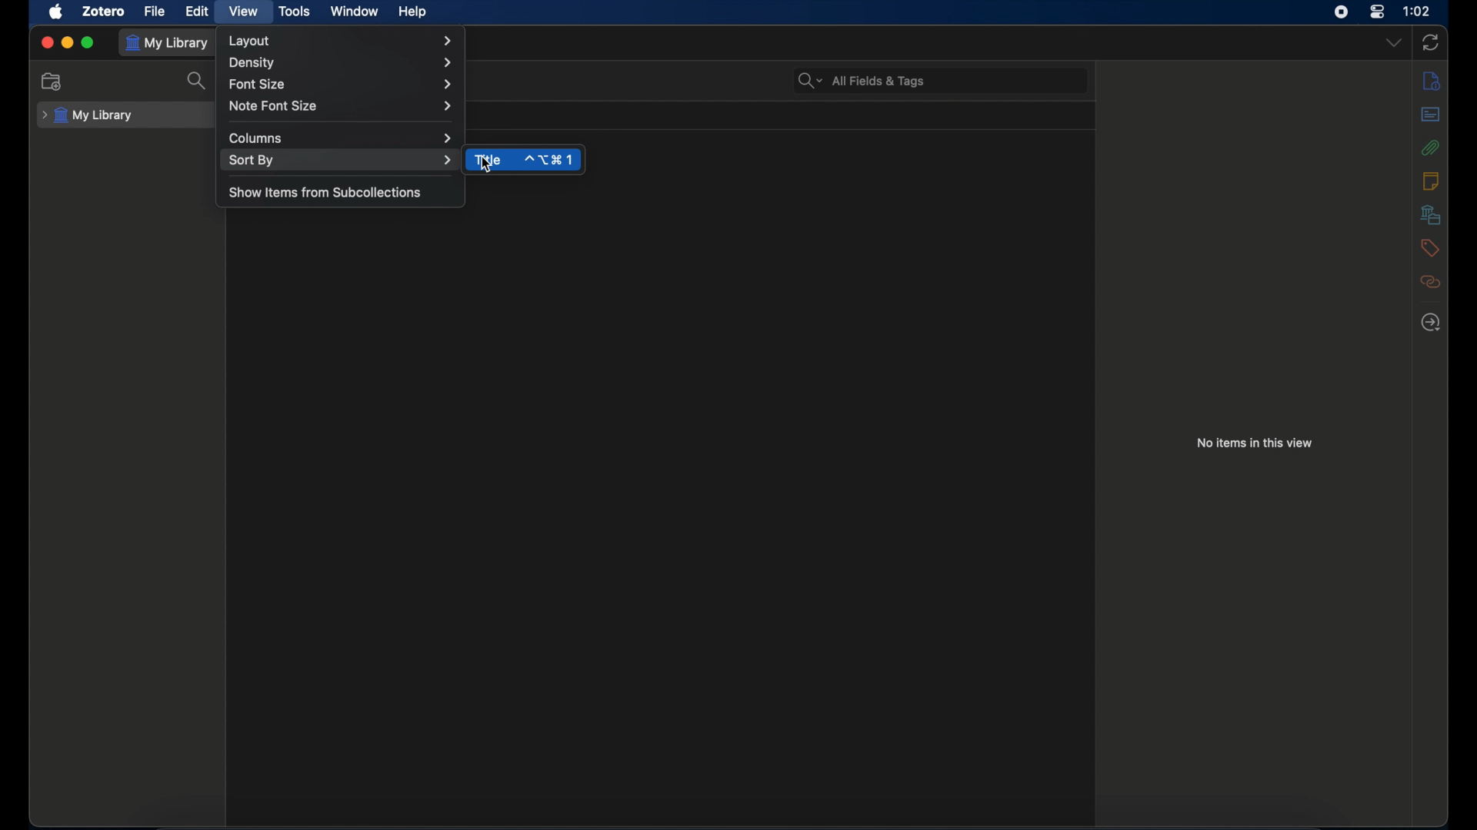  What do you see at coordinates (1393, 41) in the screenshot?
I see `dropdown` at bounding box center [1393, 41].